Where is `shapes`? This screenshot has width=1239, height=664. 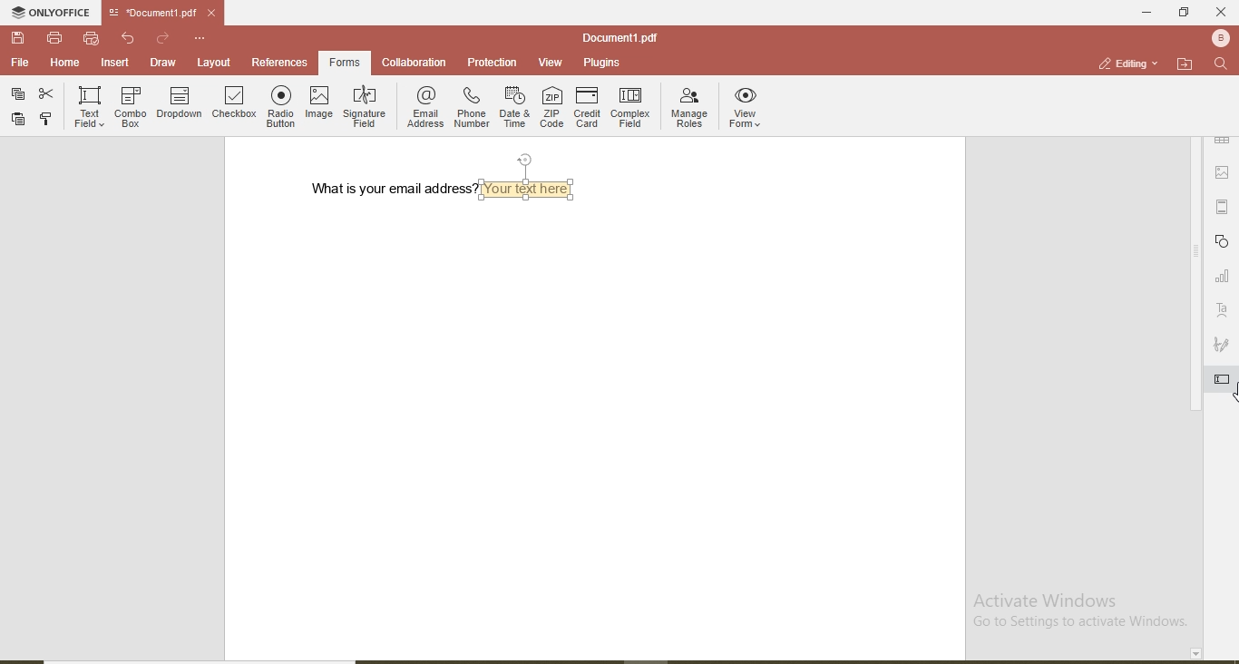 shapes is located at coordinates (1224, 242).